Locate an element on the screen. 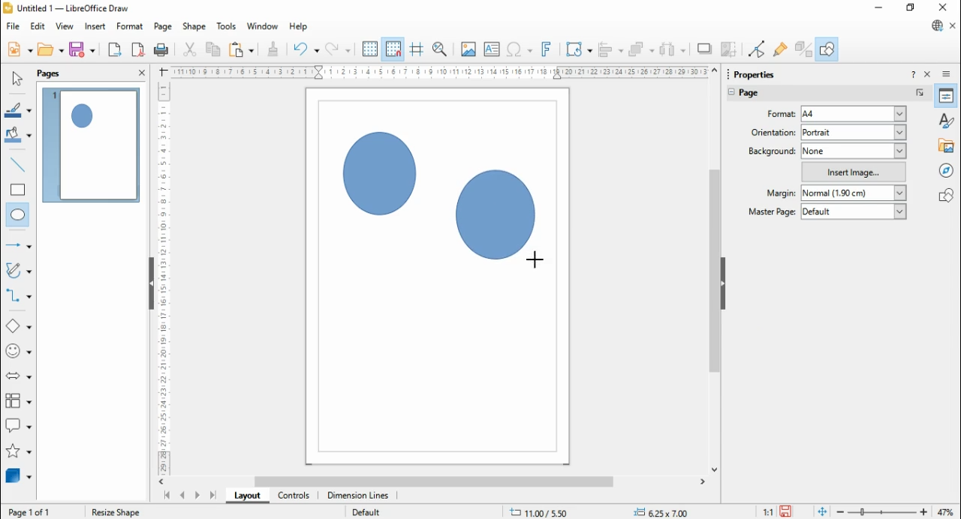  layout is located at coordinates (246, 495).